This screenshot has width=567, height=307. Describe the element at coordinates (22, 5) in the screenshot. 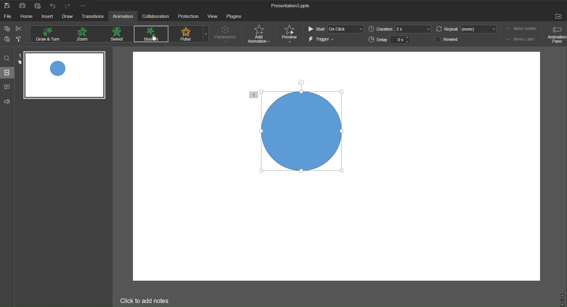

I see `Print` at that location.